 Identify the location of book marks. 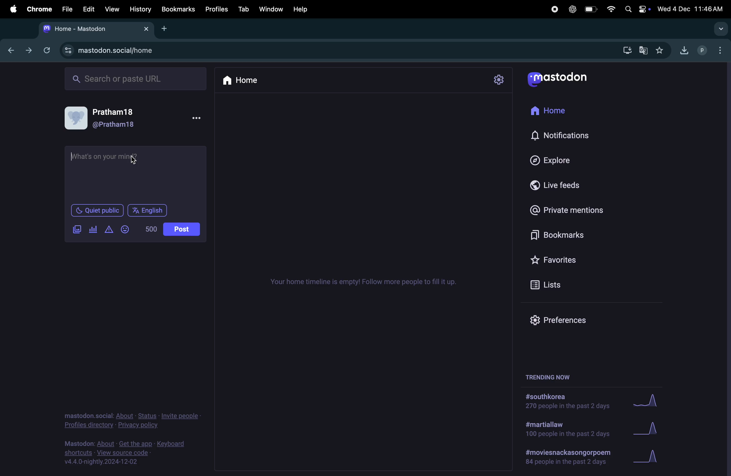
(564, 233).